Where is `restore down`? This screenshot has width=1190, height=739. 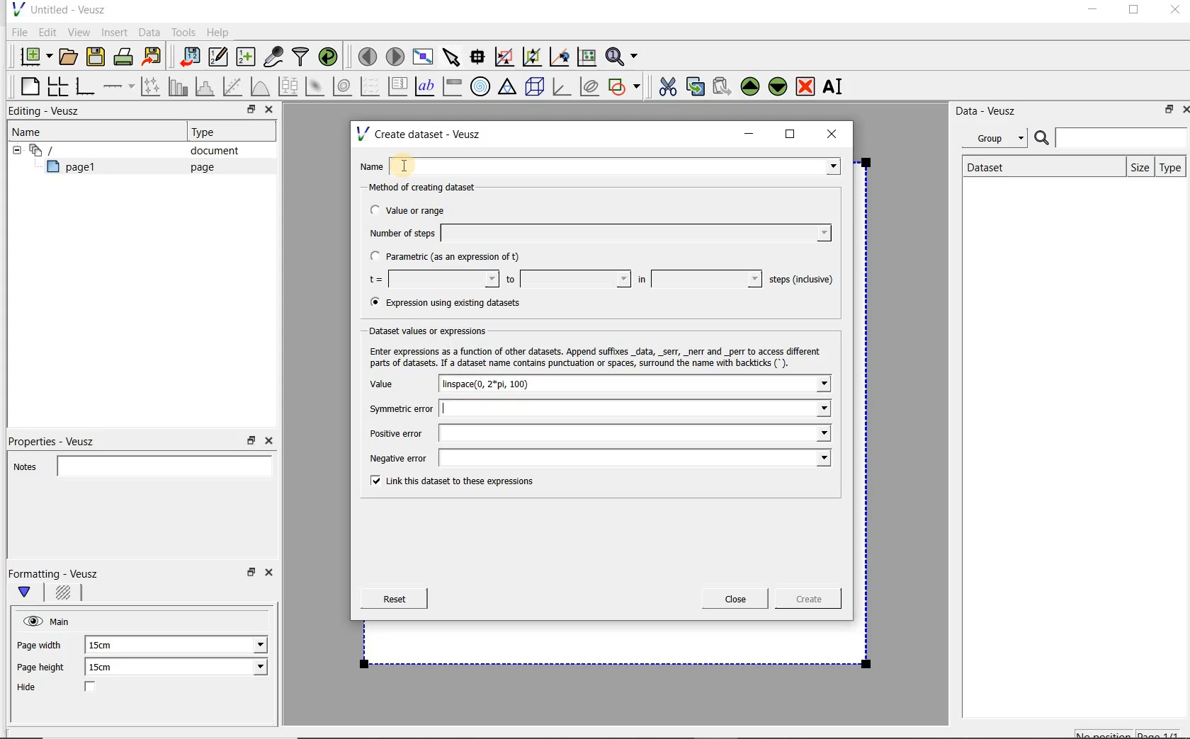 restore down is located at coordinates (251, 441).